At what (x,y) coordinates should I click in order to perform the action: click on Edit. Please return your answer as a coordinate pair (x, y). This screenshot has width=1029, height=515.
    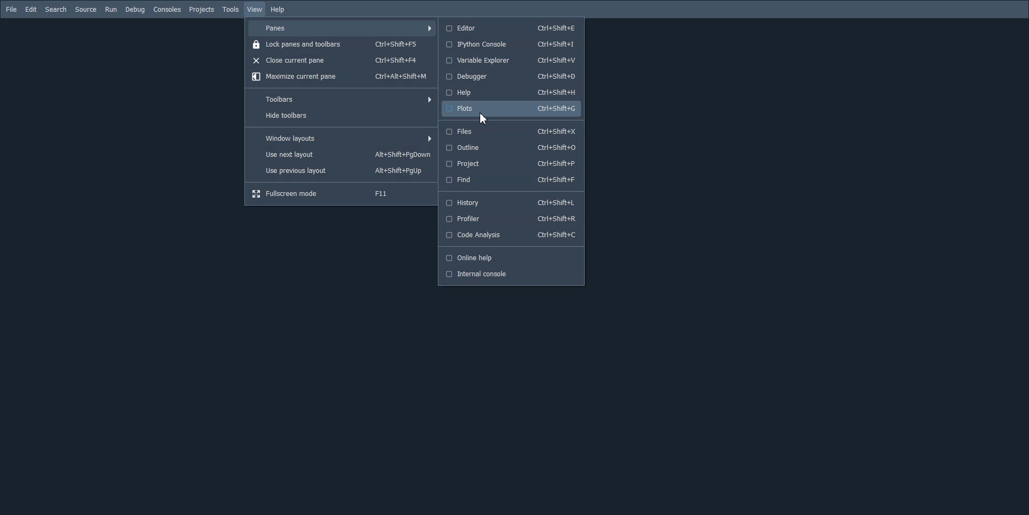
    Looking at the image, I should click on (31, 10).